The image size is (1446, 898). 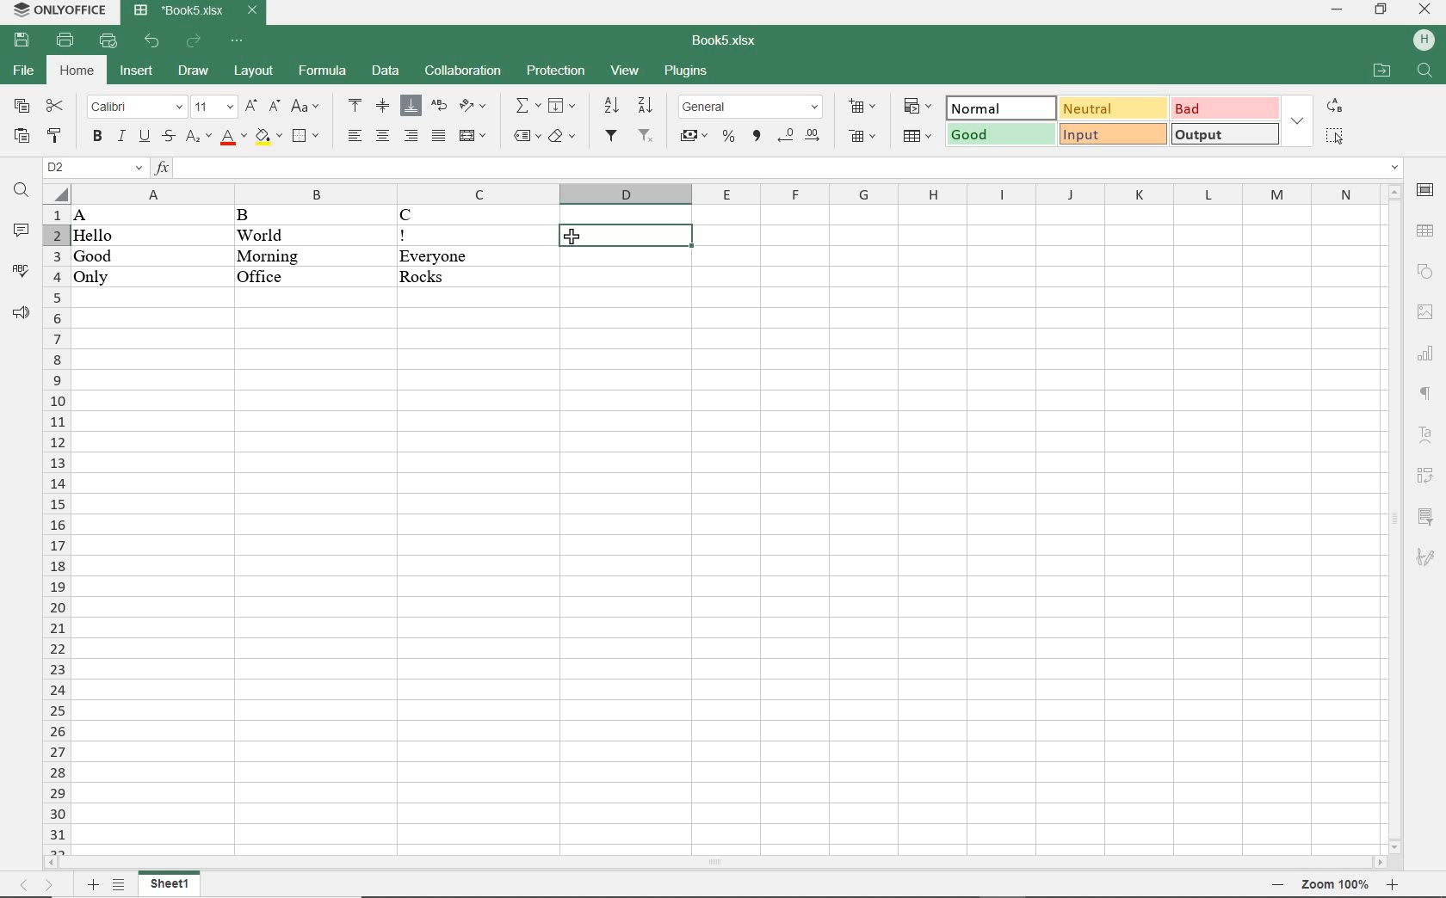 I want to click on filter, so click(x=611, y=138).